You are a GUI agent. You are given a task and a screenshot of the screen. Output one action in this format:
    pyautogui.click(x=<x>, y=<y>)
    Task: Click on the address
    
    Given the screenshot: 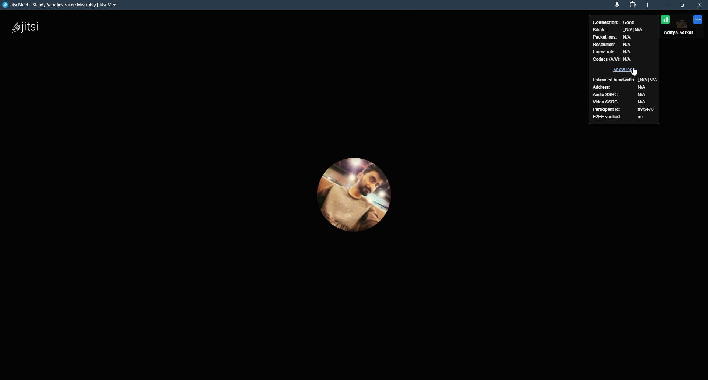 What is the action you would take?
    pyautogui.click(x=604, y=87)
    